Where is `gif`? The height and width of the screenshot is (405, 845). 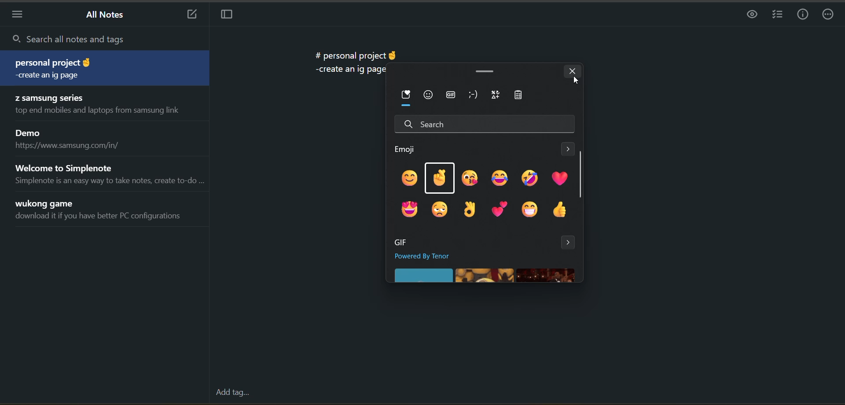
gif is located at coordinates (450, 96).